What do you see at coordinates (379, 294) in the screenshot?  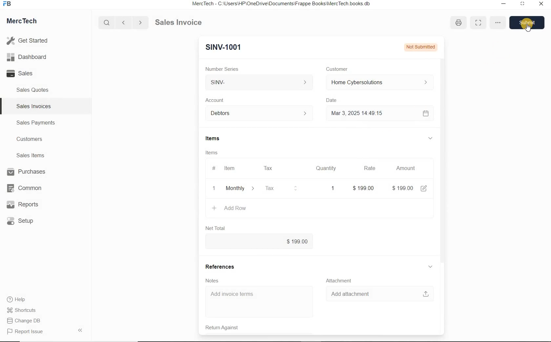 I see `Add attachment` at bounding box center [379, 294].